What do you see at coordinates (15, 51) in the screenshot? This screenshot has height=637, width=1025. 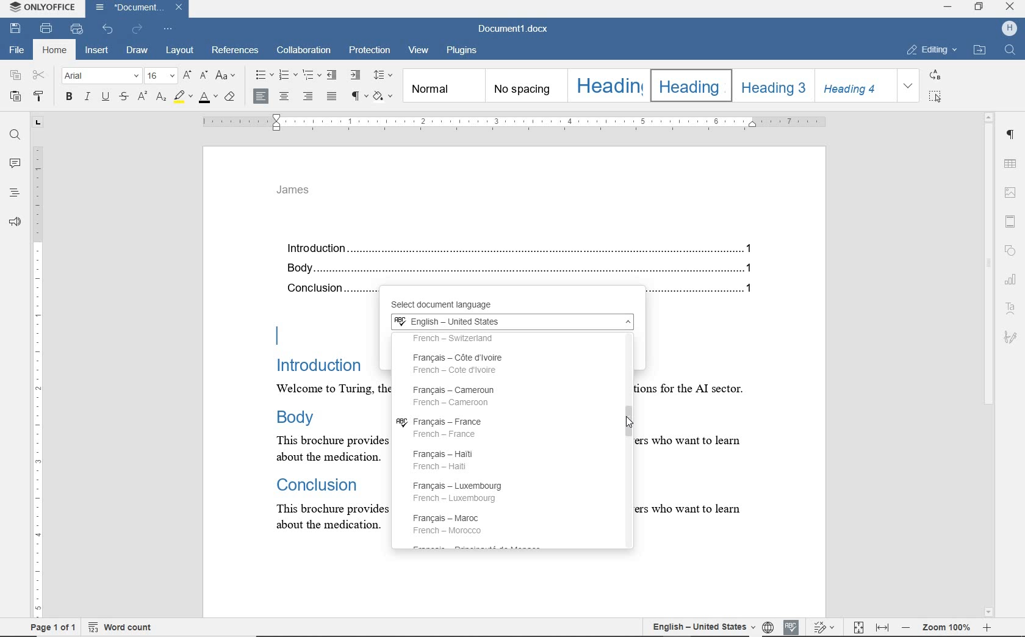 I see `file` at bounding box center [15, 51].